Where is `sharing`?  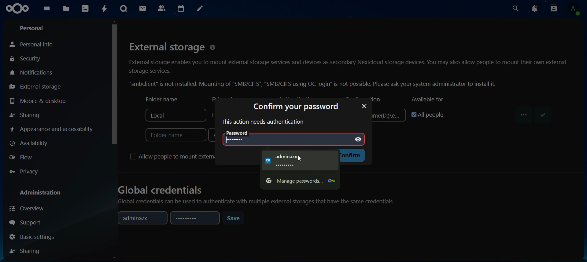 sharing is located at coordinates (26, 115).